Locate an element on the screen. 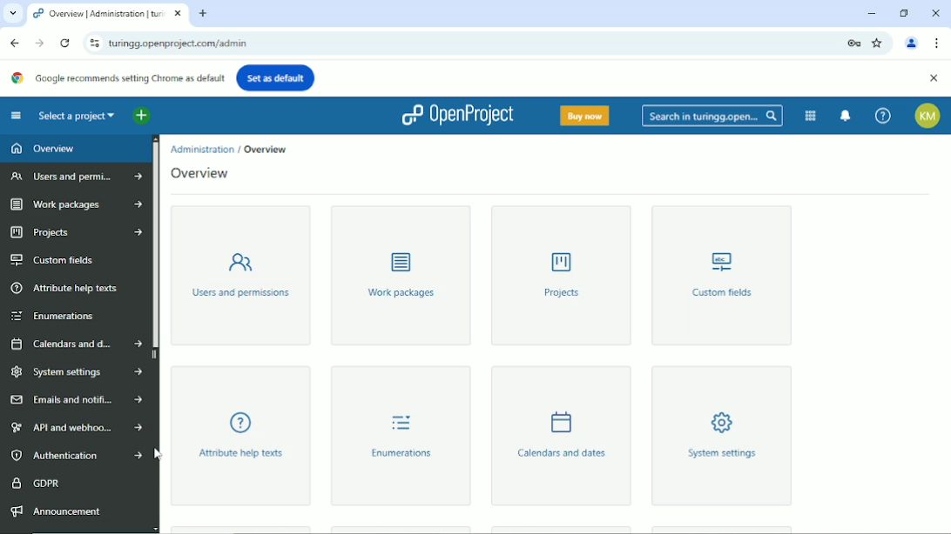  Overview is located at coordinates (202, 175).